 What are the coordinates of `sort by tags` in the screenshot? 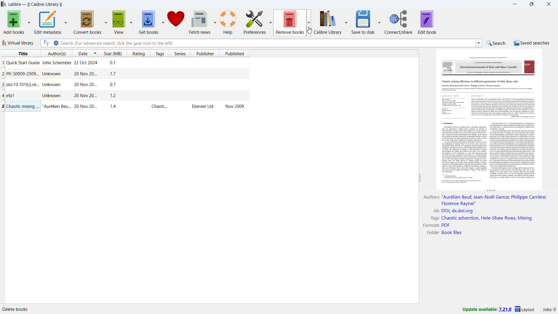 It's located at (160, 53).